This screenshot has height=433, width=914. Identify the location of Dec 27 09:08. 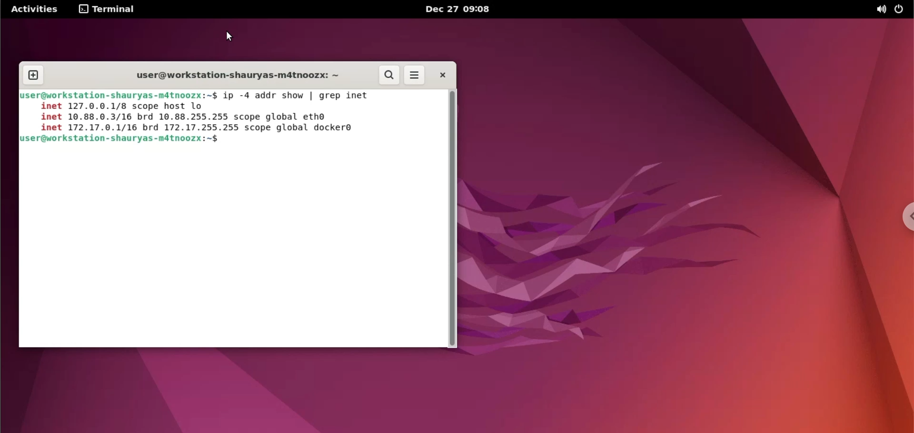
(461, 9).